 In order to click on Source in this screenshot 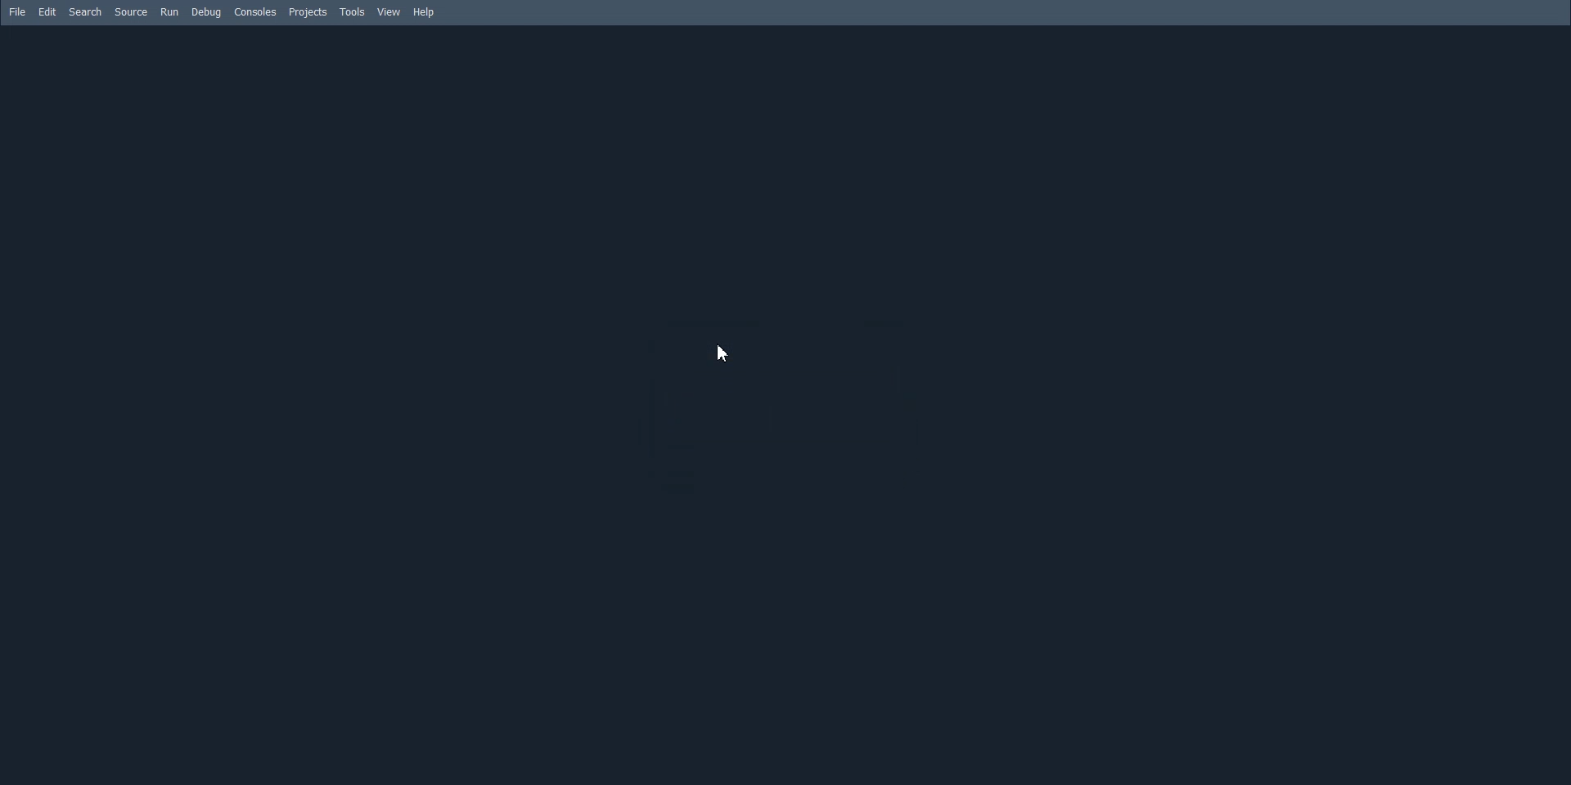, I will do `click(131, 11)`.